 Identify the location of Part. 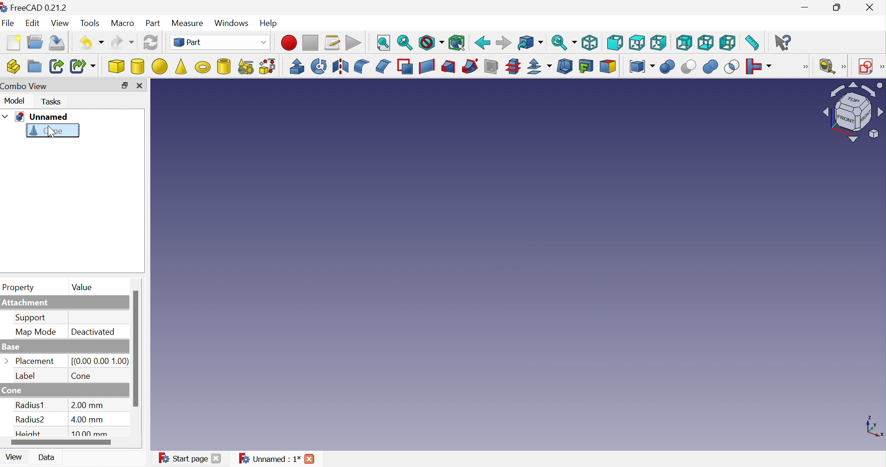
(220, 42).